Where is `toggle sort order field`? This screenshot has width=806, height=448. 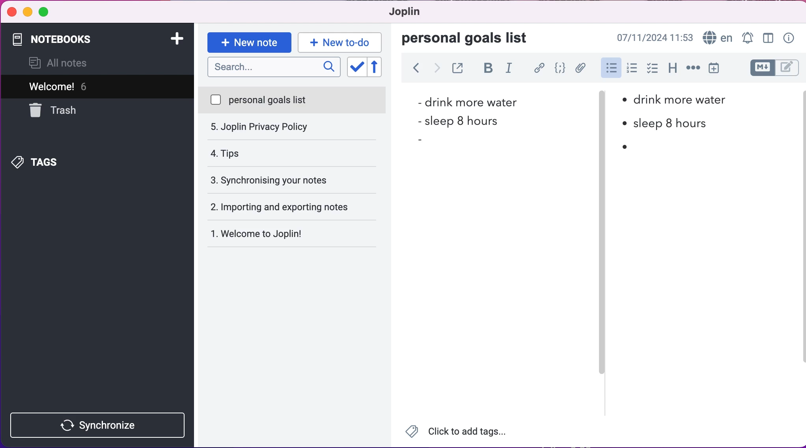
toggle sort order field is located at coordinates (356, 67).